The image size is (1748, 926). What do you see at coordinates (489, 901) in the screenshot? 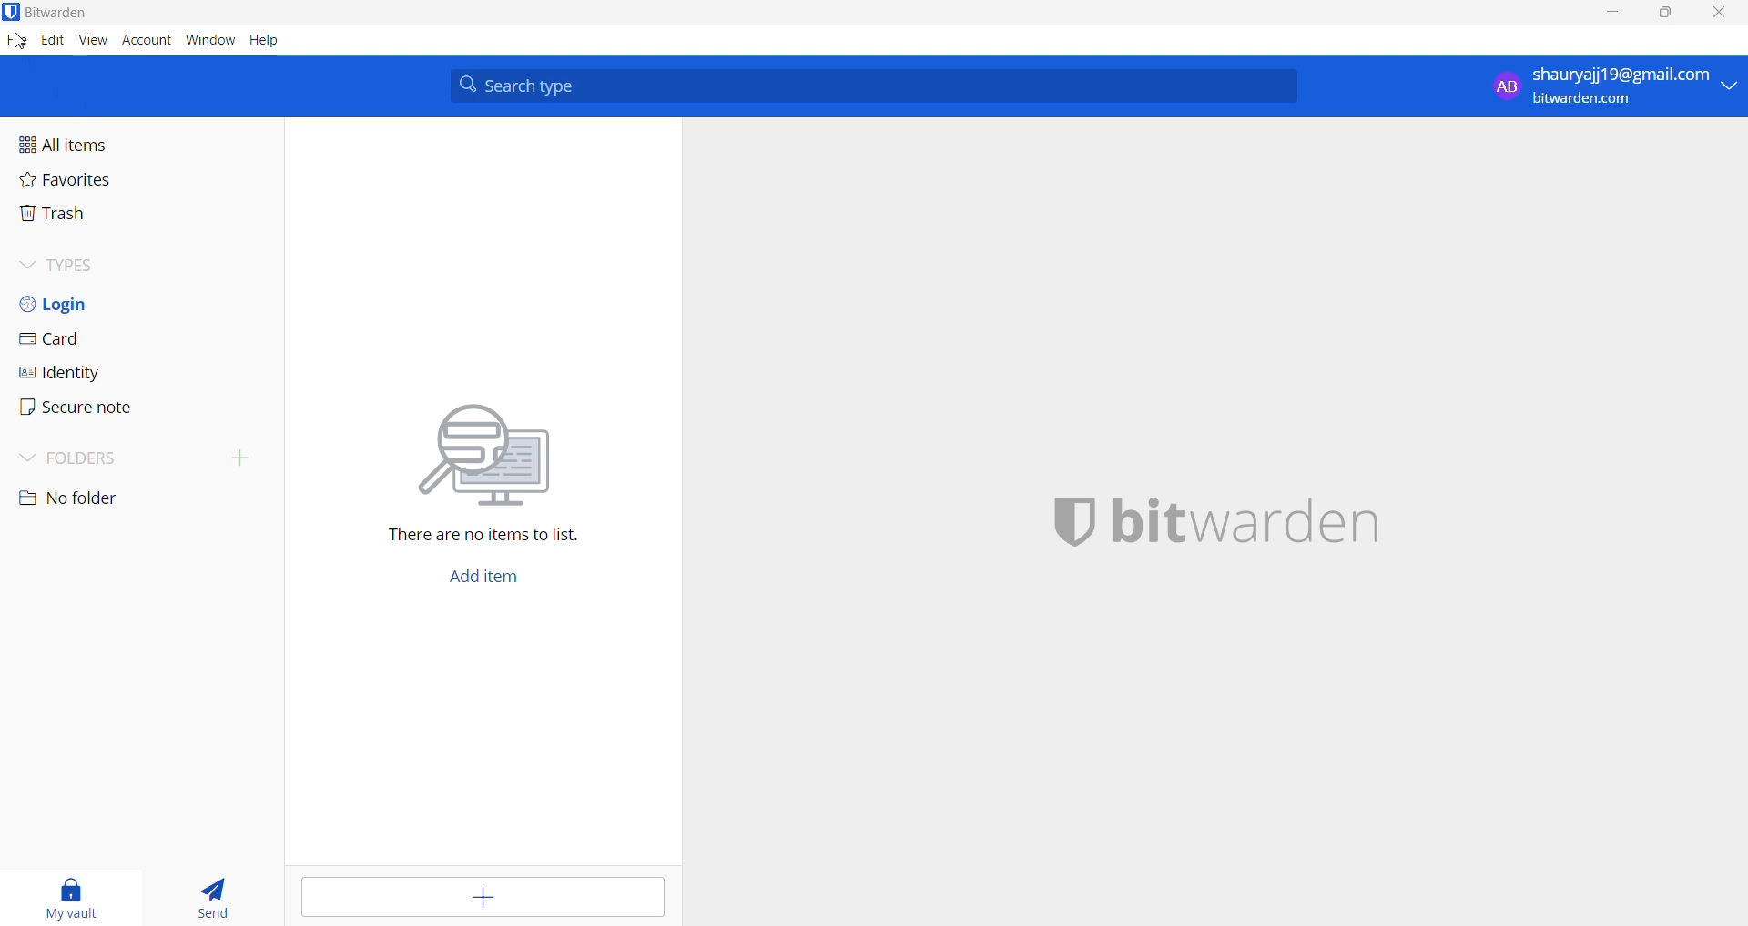
I see `add item` at bounding box center [489, 901].